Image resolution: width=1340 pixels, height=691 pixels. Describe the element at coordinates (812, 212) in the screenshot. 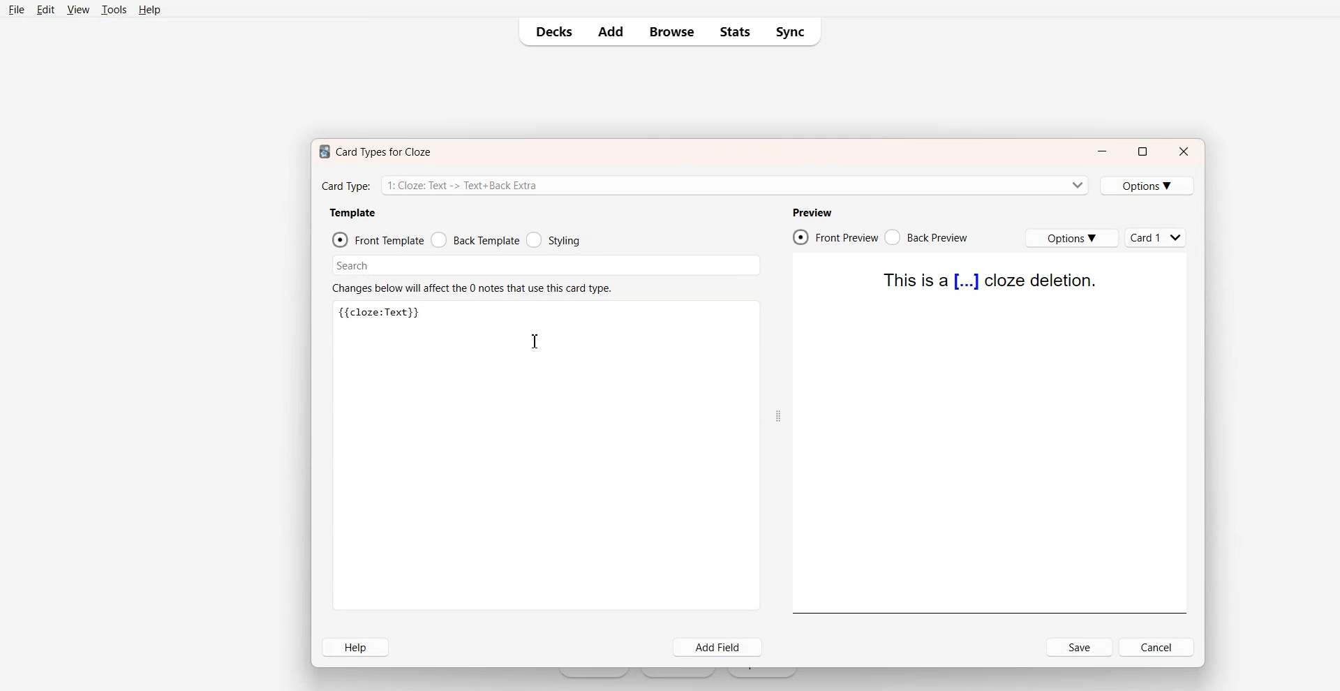

I see `Preview` at that location.